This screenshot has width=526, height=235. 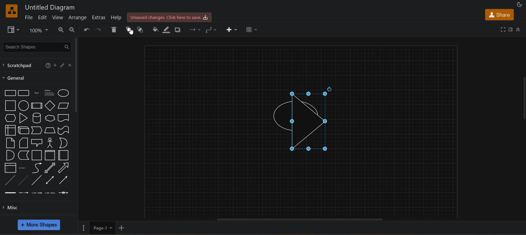 What do you see at coordinates (64, 93) in the screenshot?
I see `ellipse` at bounding box center [64, 93].